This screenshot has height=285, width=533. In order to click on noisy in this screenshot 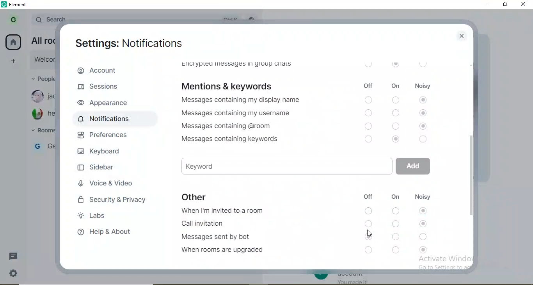, I will do `click(427, 85)`.